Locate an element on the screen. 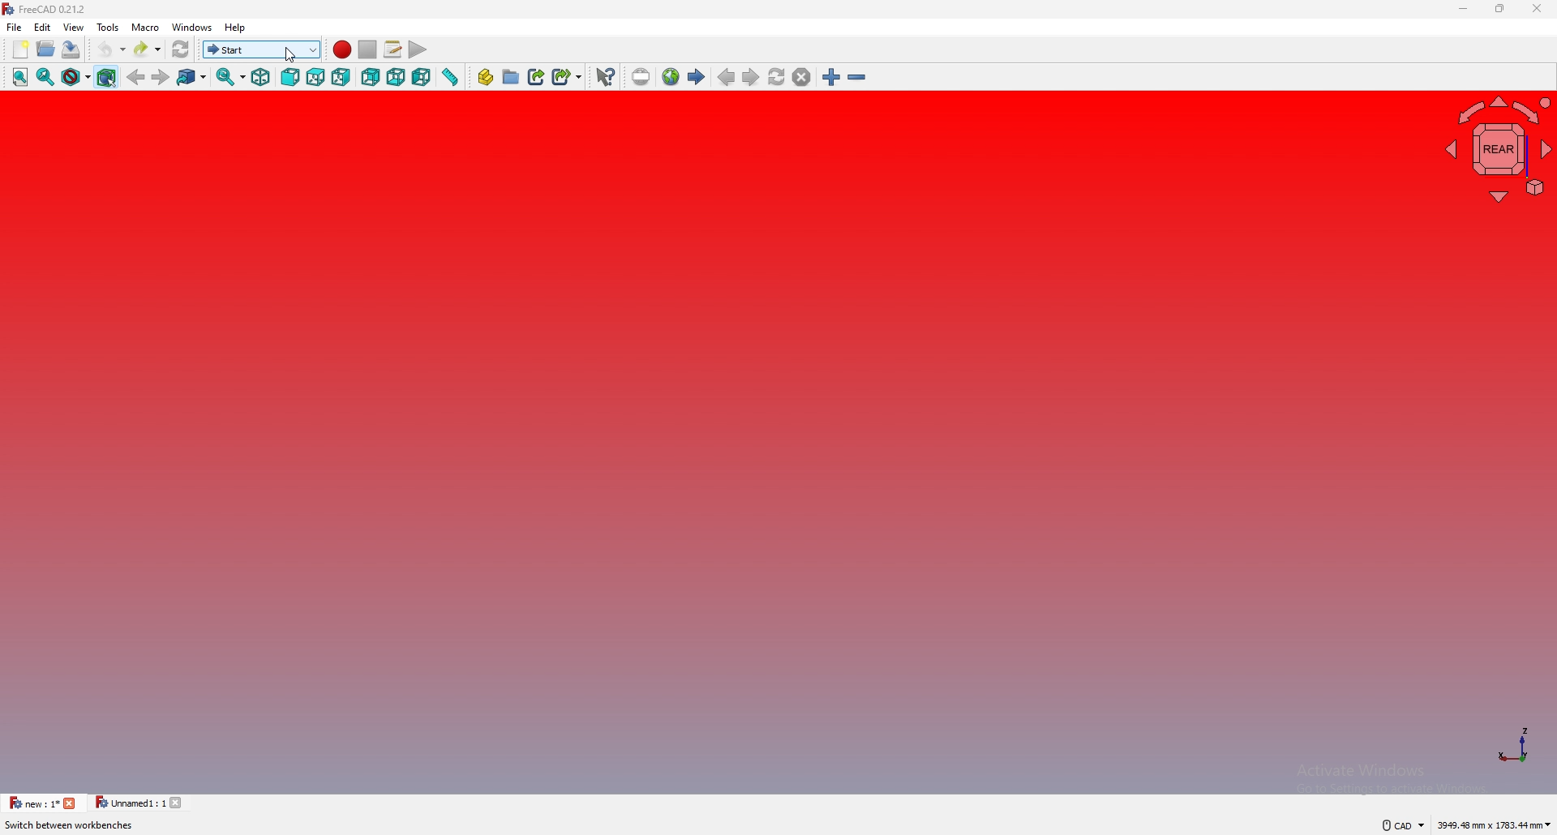  help is located at coordinates (237, 28).